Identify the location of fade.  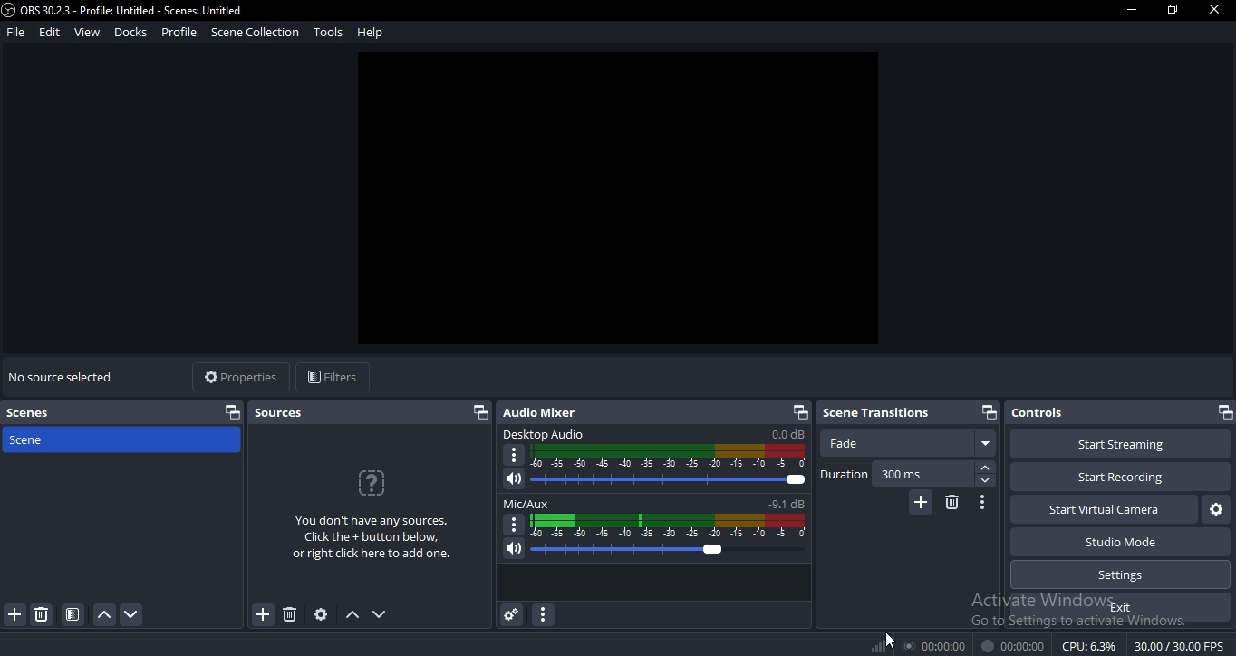
(910, 443).